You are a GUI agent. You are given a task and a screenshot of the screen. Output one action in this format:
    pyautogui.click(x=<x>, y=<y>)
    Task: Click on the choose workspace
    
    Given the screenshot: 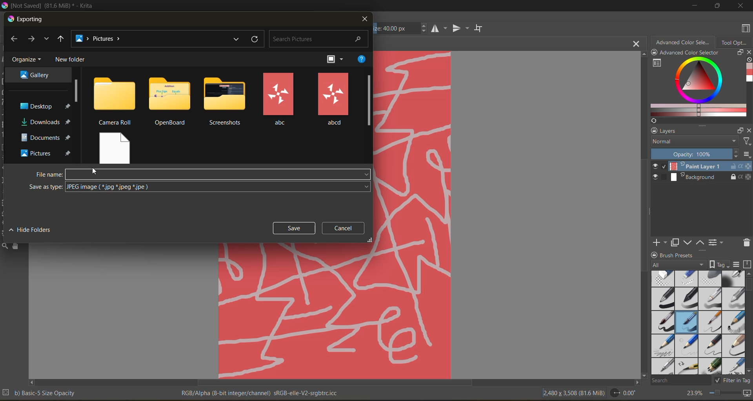 What is the action you would take?
    pyautogui.click(x=744, y=29)
    